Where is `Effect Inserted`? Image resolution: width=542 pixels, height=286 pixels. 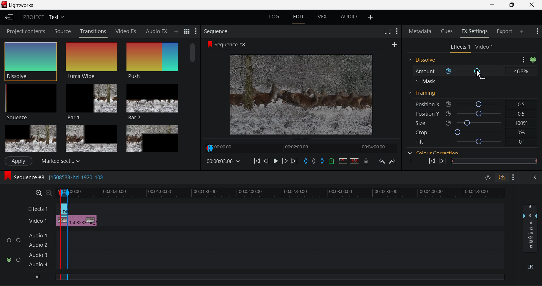 Effect Inserted is located at coordinates (64, 211).